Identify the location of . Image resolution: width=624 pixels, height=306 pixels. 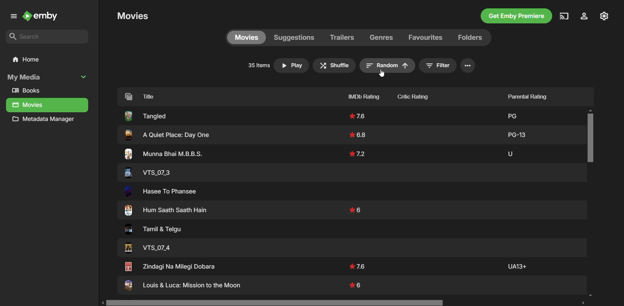
(148, 248).